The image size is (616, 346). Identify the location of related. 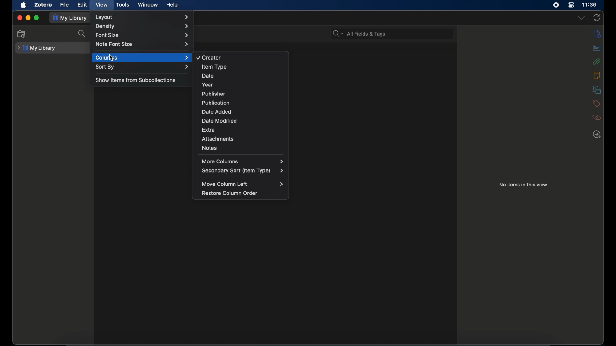
(597, 134).